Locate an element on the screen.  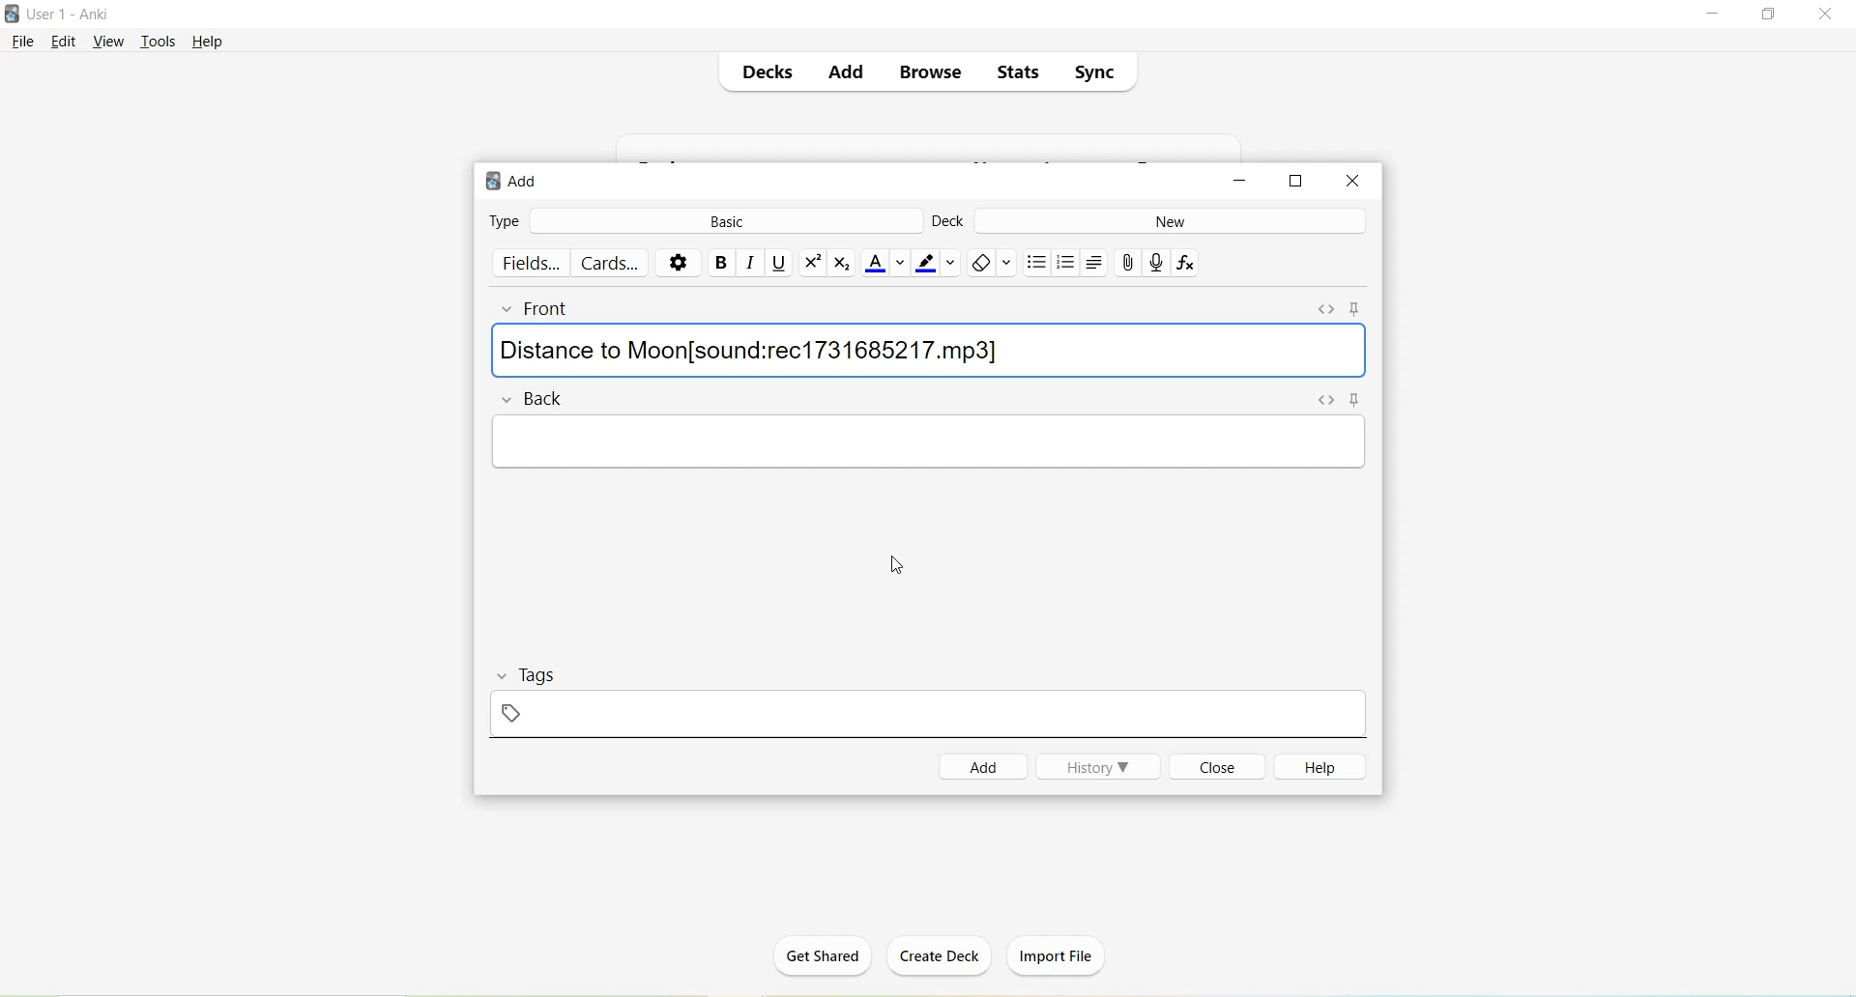
Stats is located at coordinates (1015, 72).